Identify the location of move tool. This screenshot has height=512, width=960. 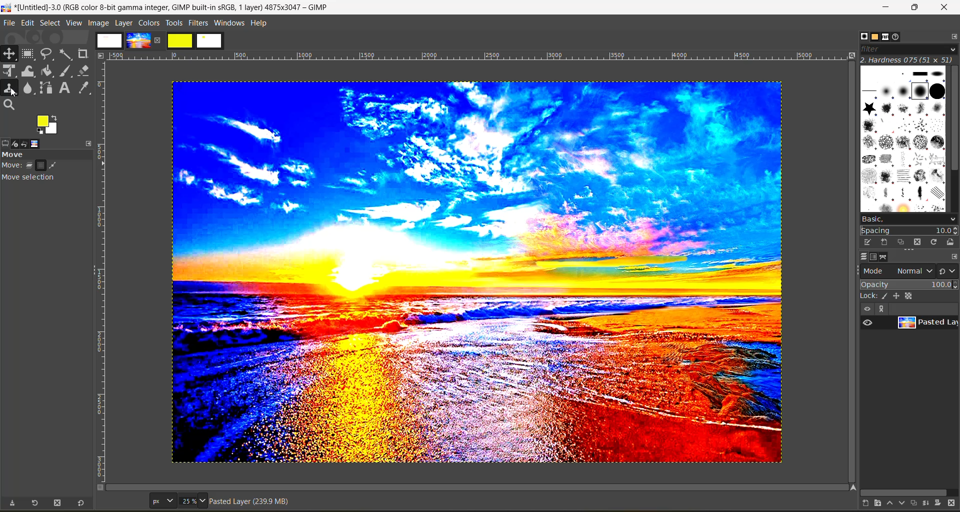
(9, 53).